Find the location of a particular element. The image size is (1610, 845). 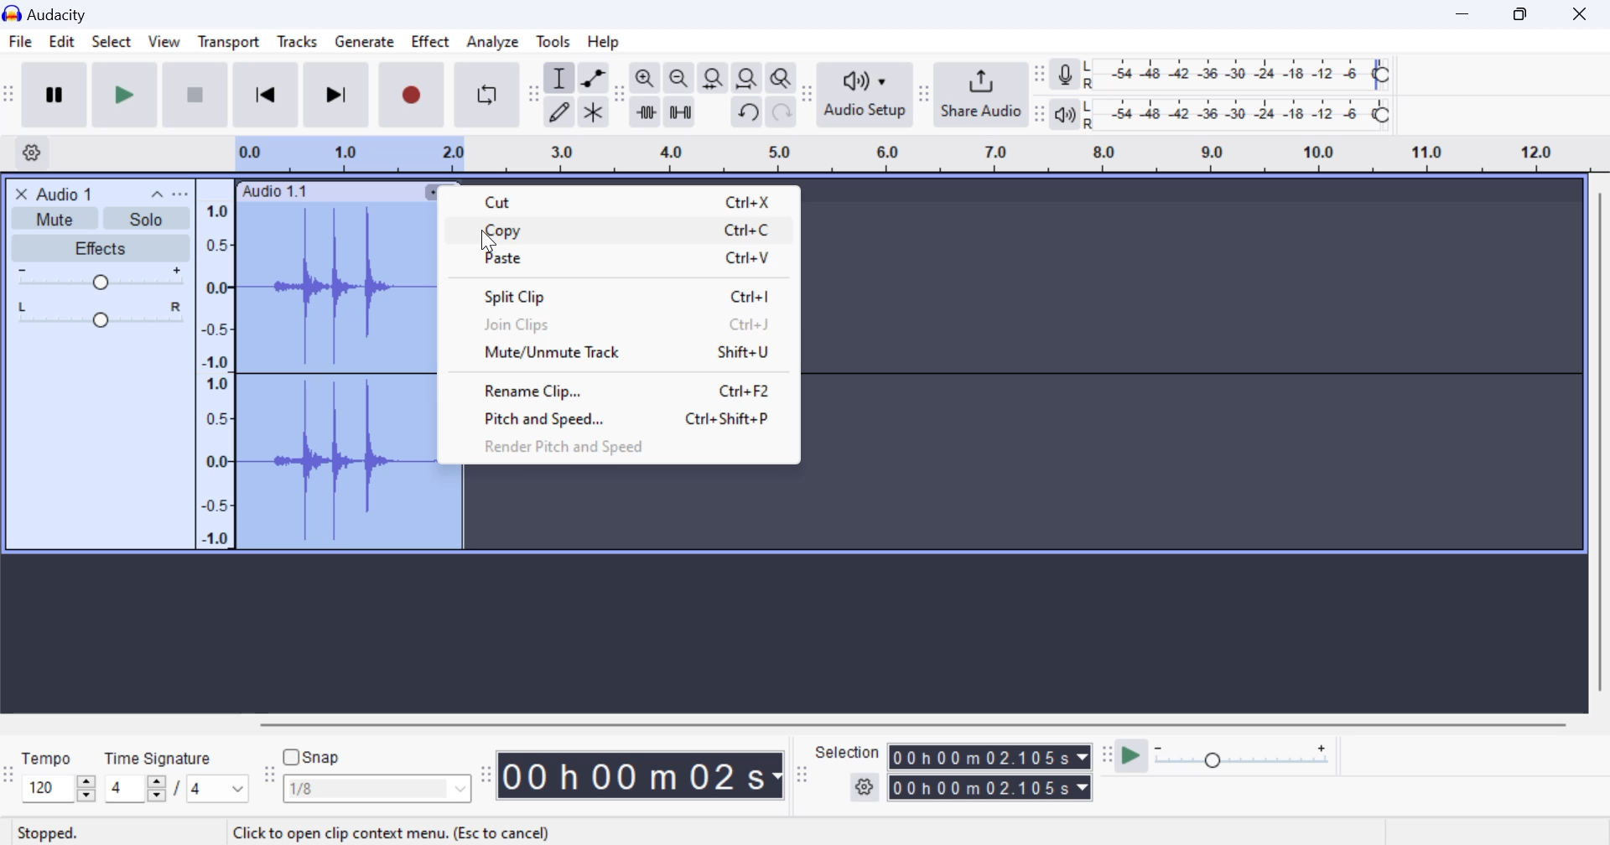

Join Clips is located at coordinates (617, 323).